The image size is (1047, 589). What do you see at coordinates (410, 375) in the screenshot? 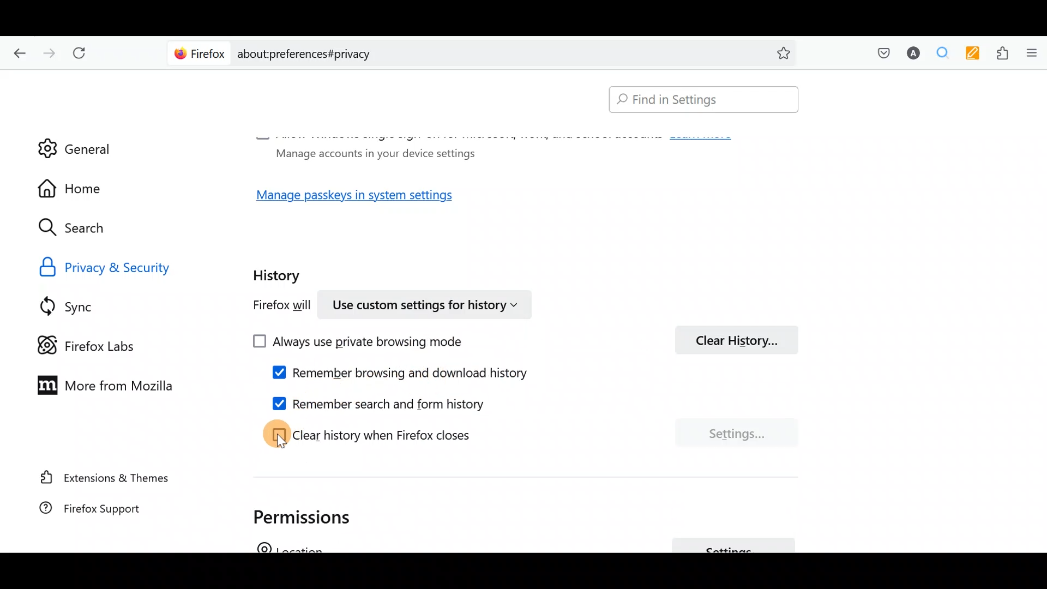
I see `Remember browsing and download history` at bounding box center [410, 375].